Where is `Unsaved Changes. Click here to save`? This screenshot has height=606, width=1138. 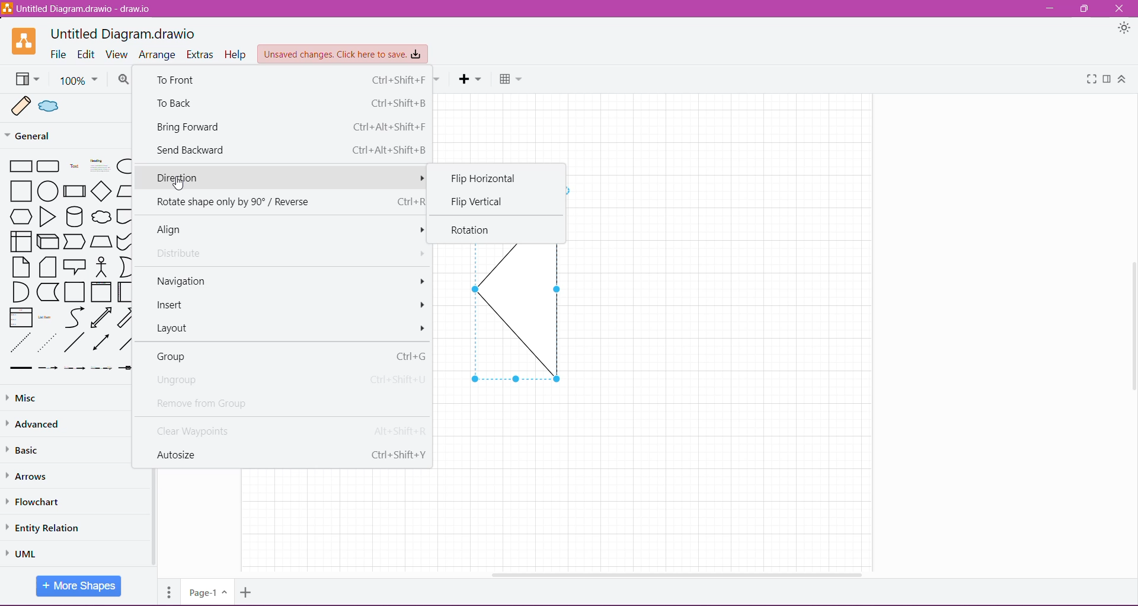 Unsaved Changes. Click here to save is located at coordinates (342, 54).